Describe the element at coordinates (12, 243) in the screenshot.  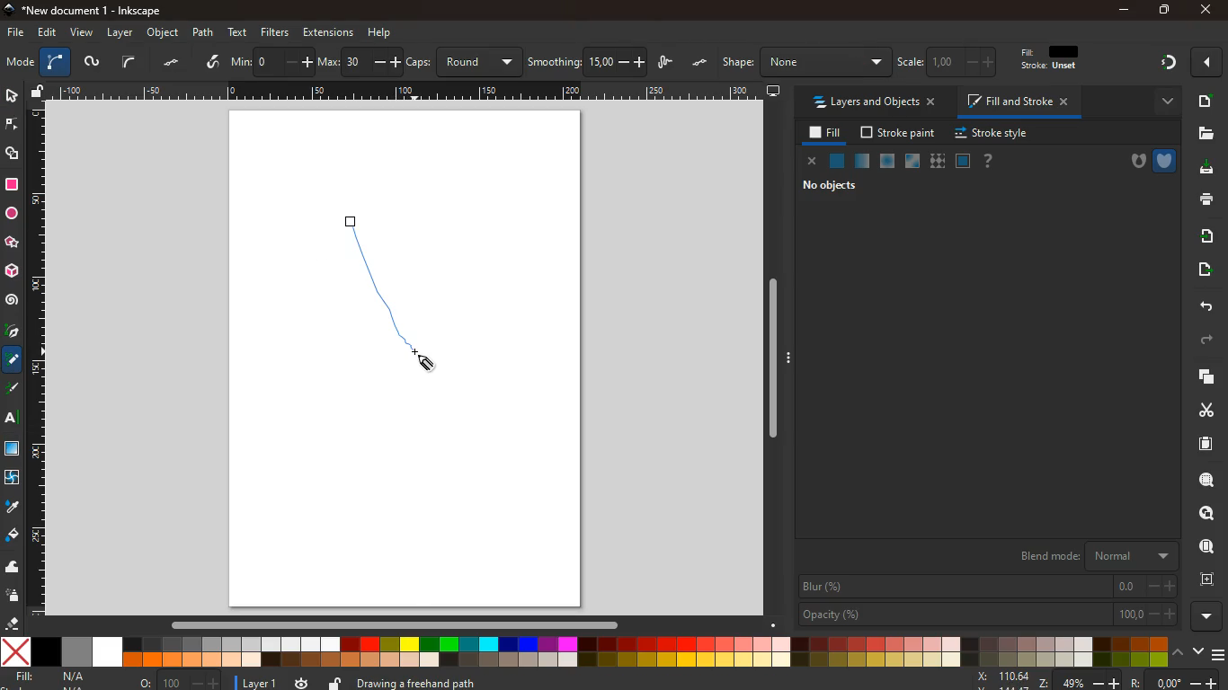
I see `star` at that location.